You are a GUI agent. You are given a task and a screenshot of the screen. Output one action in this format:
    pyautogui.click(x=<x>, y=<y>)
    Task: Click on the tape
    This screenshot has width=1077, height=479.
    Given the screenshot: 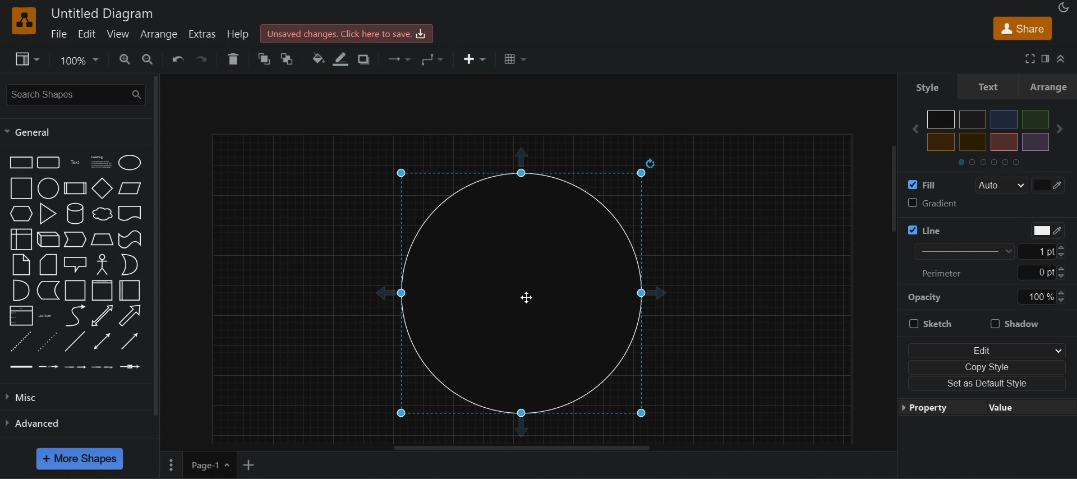 What is the action you would take?
    pyautogui.click(x=132, y=239)
    